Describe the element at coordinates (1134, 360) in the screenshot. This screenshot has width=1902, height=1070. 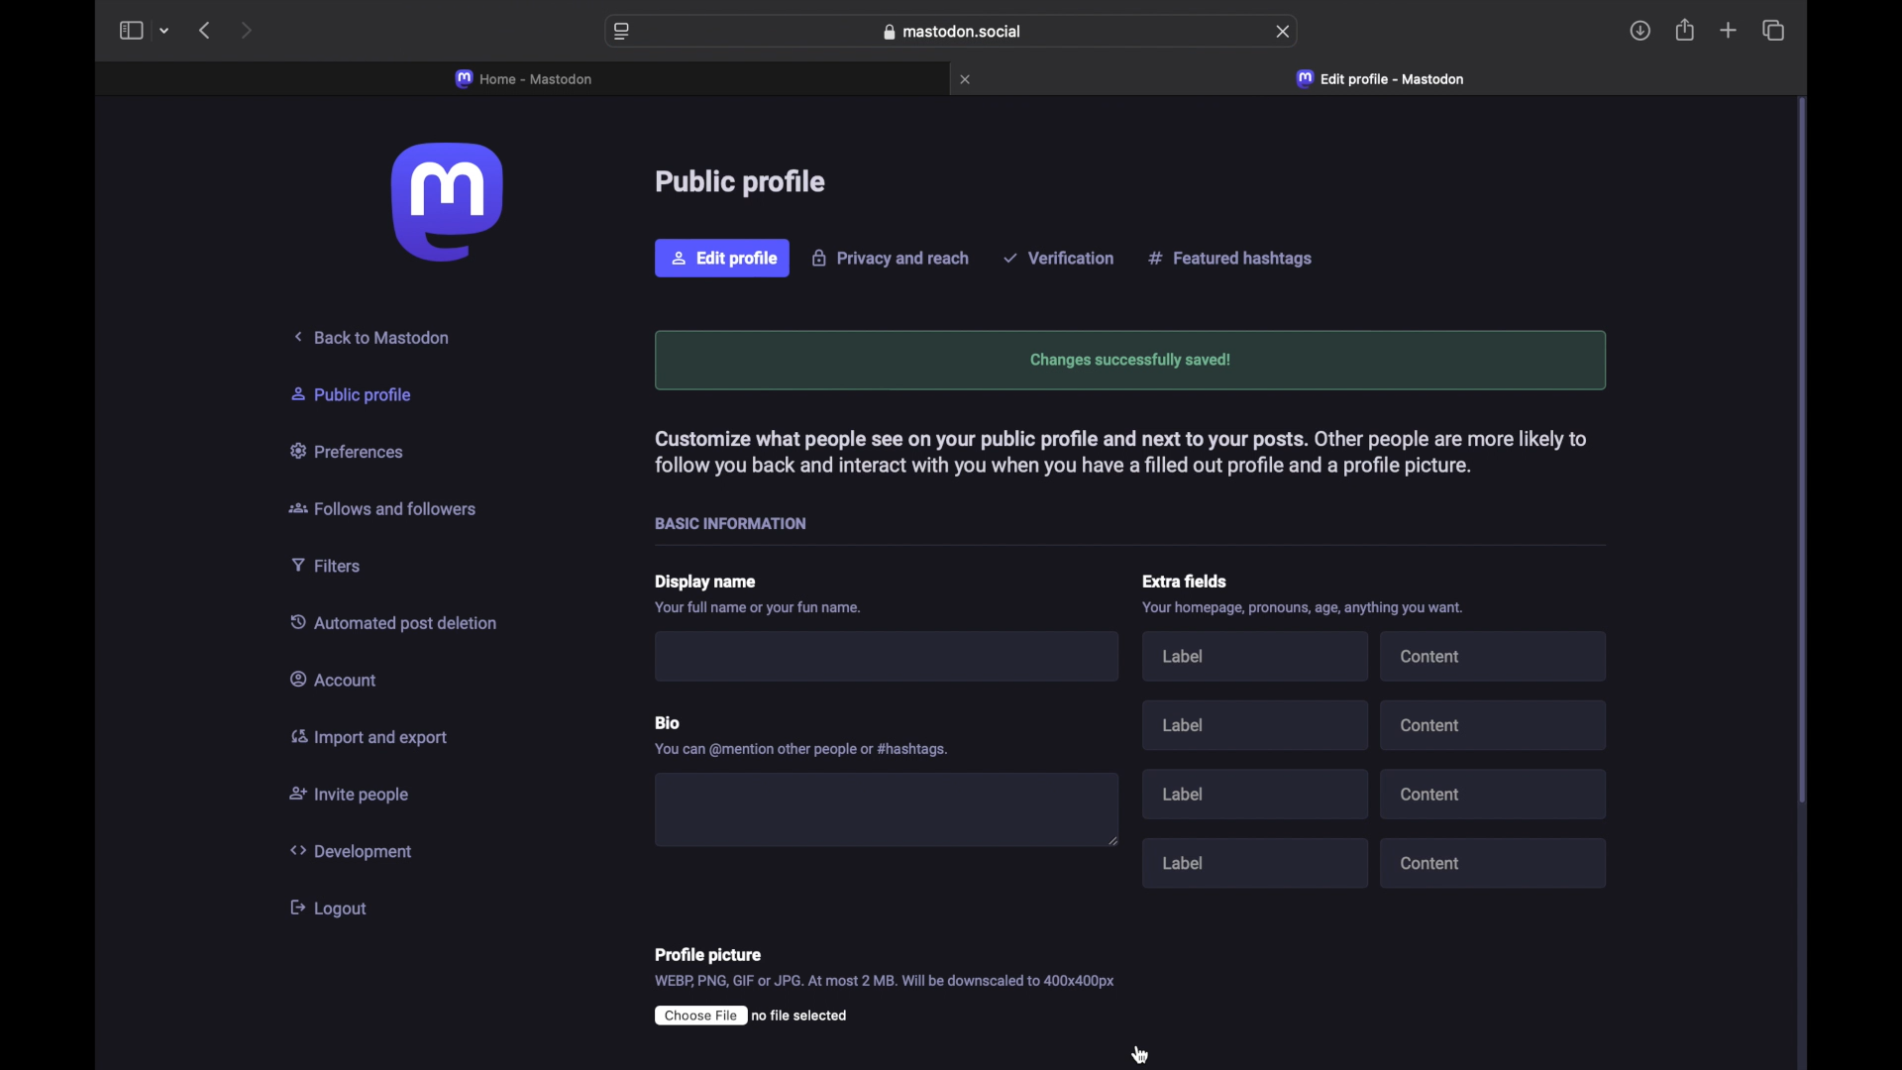
I see `changes successfully saved` at that location.